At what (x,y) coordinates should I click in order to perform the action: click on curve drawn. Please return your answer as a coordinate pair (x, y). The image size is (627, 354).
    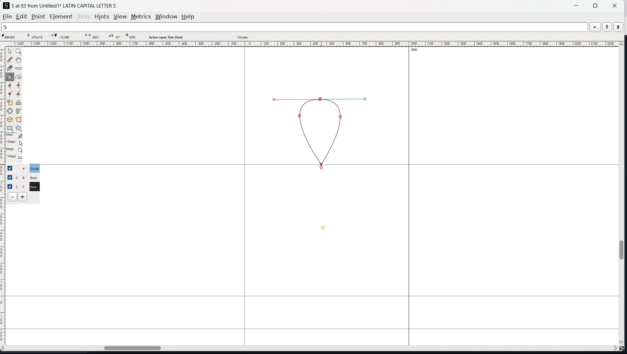
    Looking at the image, I should click on (321, 131).